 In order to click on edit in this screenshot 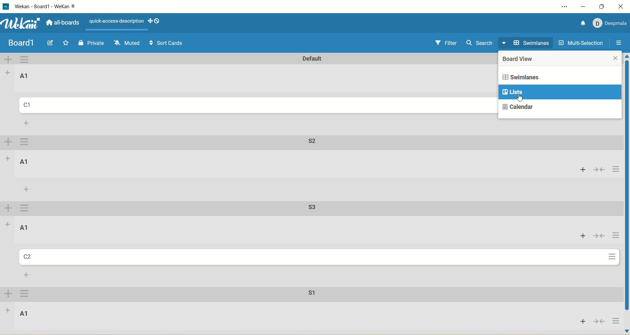, I will do `click(50, 43)`.